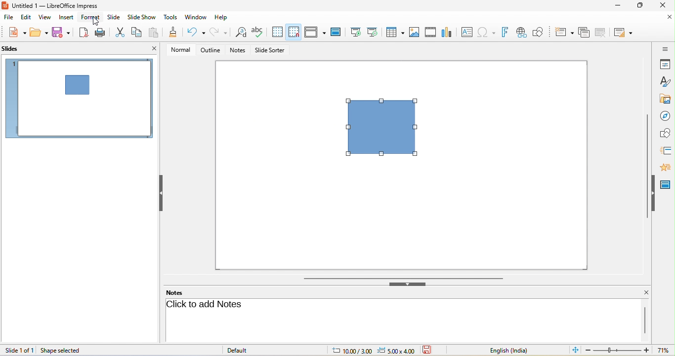 This screenshot has width=675, height=356. I want to click on help, so click(225, 18).